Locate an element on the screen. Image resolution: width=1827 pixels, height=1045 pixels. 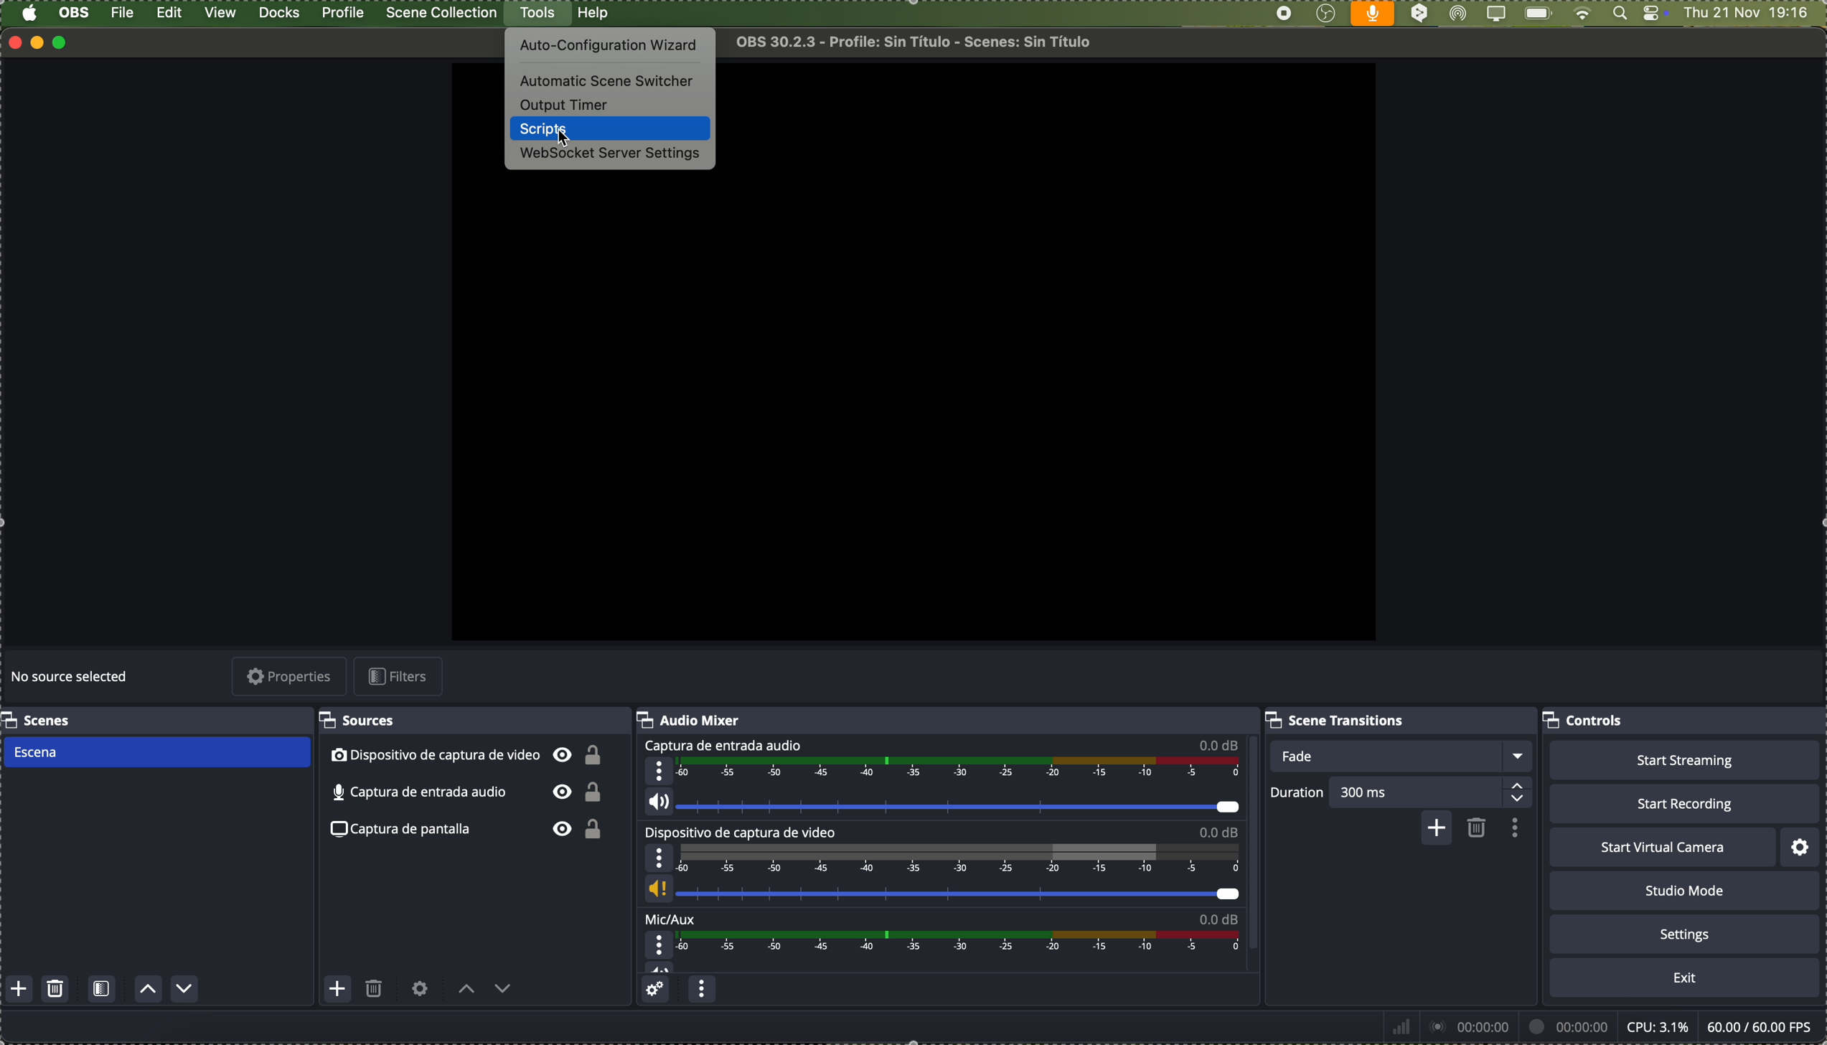
Spotlight search is located at coordinates (1617, 14).